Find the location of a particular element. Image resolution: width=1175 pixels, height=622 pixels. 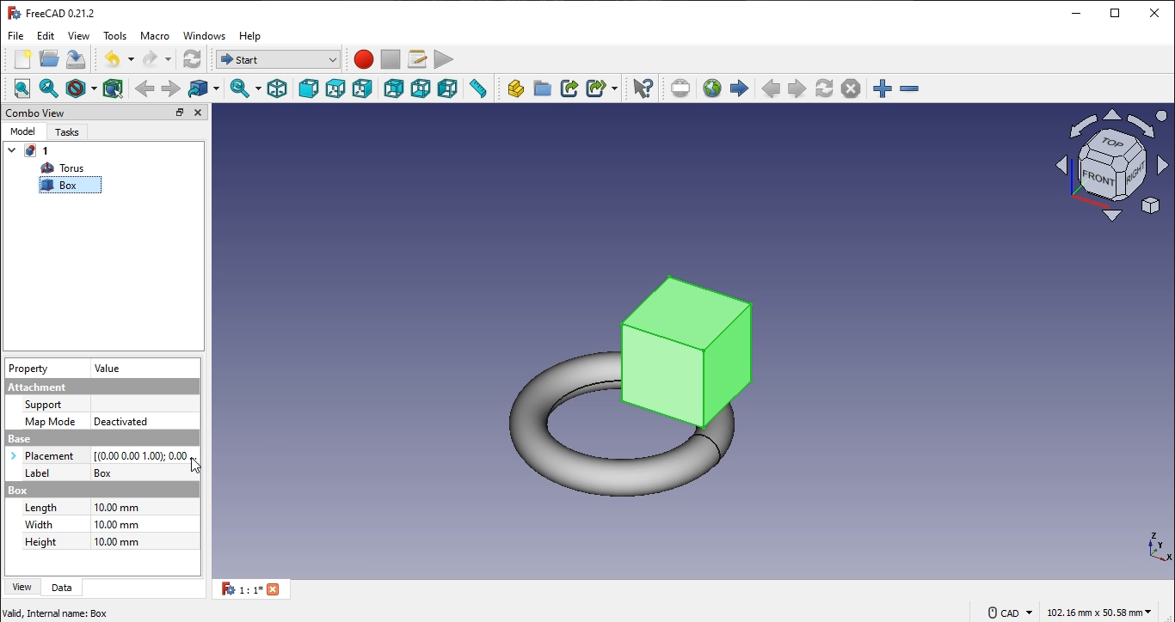

make sublink is located at coordinates (602, 88).